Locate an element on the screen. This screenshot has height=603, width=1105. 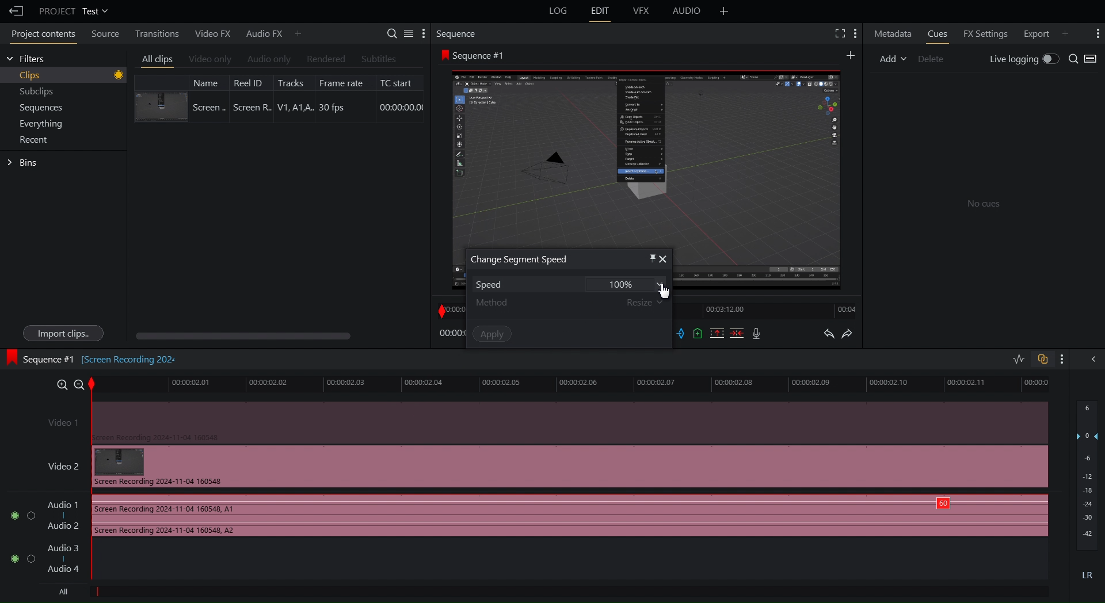
Preview  is located at coordinates (646, 154).